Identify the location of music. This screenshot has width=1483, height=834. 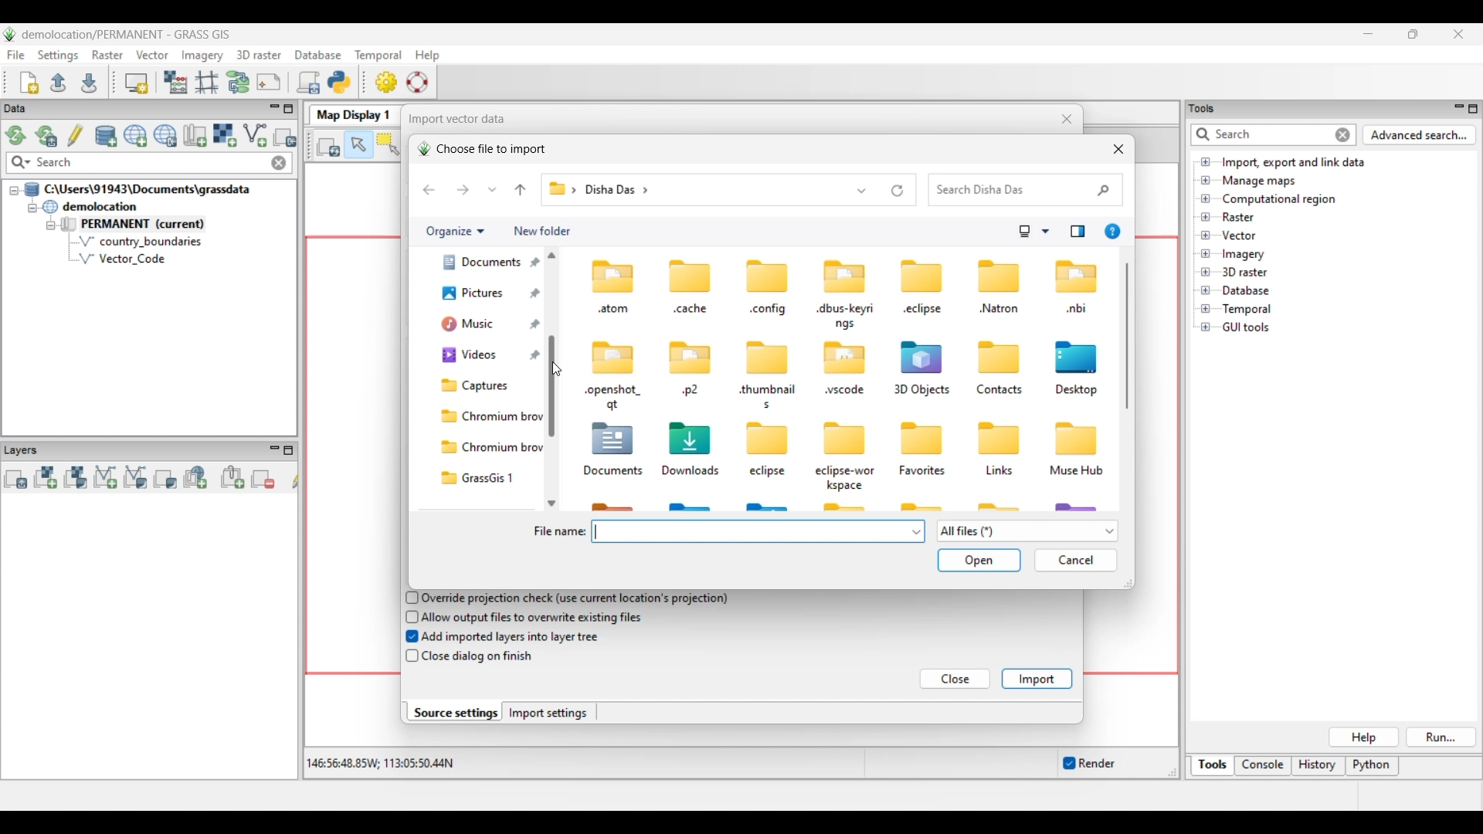
(477, 327).